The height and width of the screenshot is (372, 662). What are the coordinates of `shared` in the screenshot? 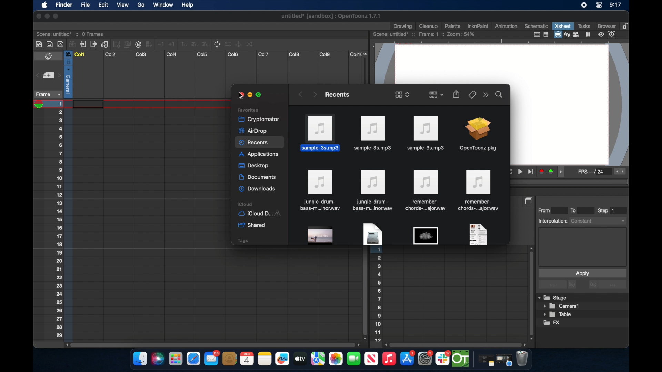 It's located at (253, 225).